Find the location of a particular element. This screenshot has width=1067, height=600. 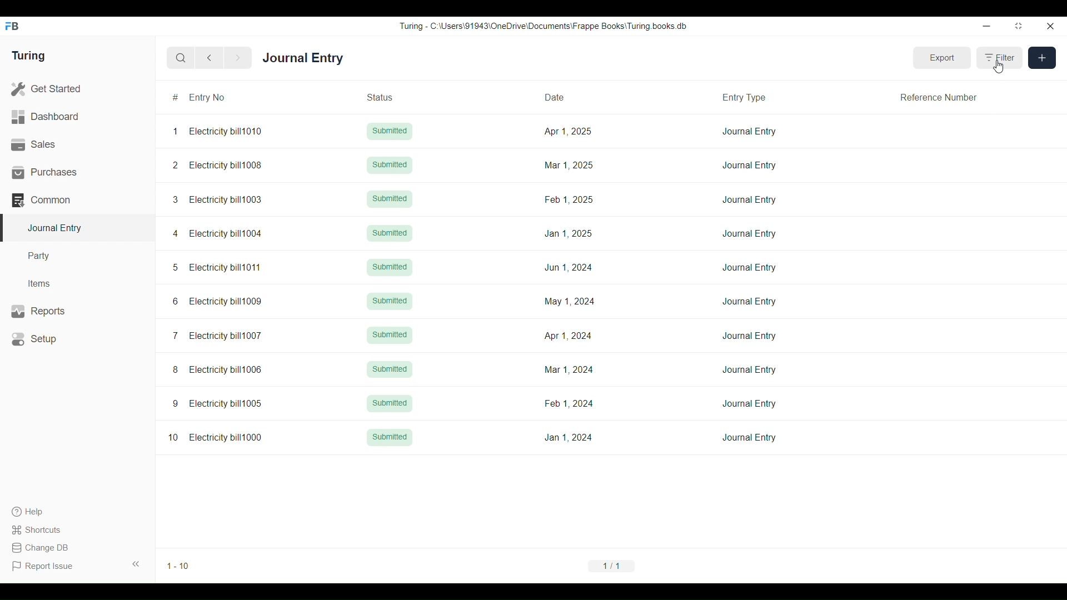

Submitted is located at coordinates (390, 267).